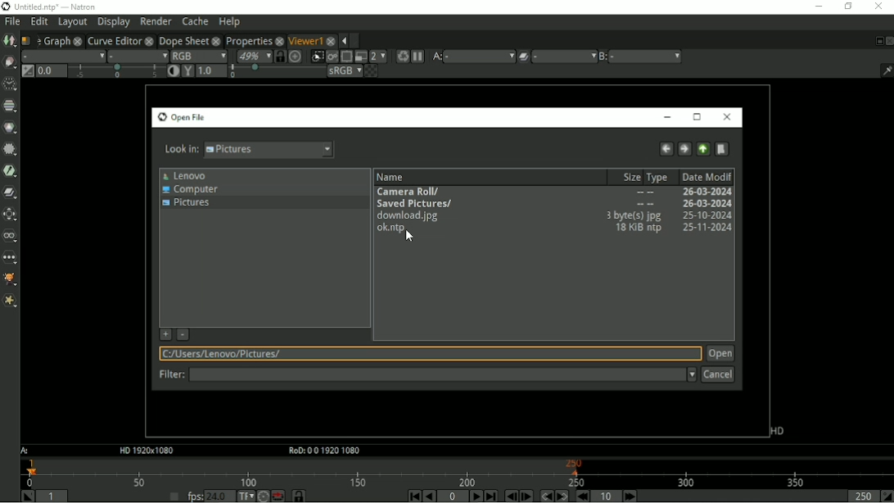  What do you see at coordinates (410, 237) in the screenshot?
I see `cursor` at bounding box center [410, 237].